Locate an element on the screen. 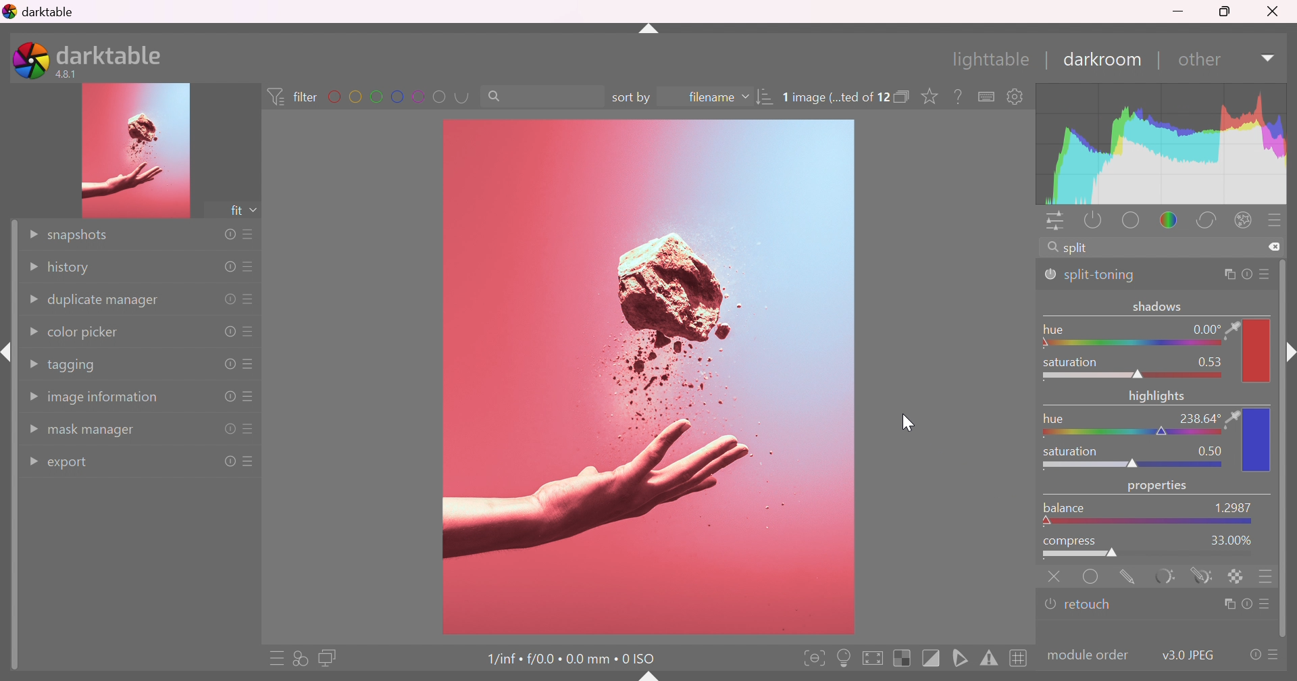 The width and height of the screenshot is (1297, 681). darktable is located at coordinates (30, 59).